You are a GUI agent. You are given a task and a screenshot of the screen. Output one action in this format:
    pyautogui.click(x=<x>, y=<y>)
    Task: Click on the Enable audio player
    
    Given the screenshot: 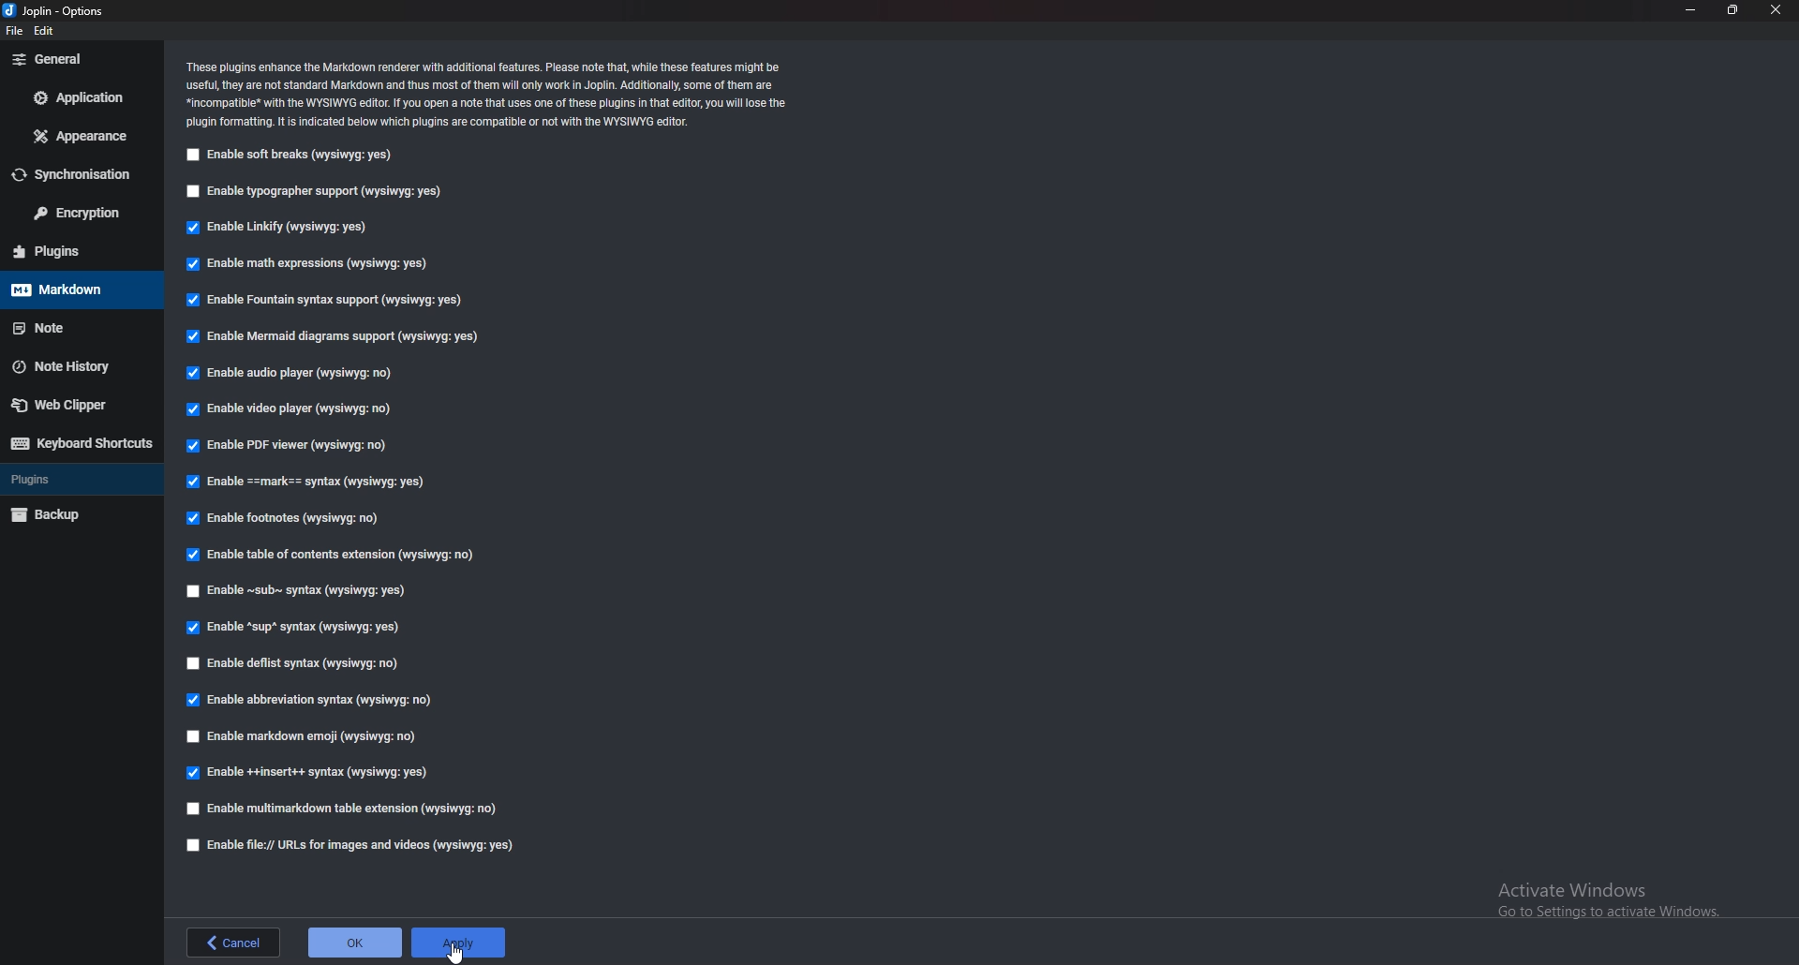 What is the action you would take?
    pyautogui.click(x=286, y=373)
    